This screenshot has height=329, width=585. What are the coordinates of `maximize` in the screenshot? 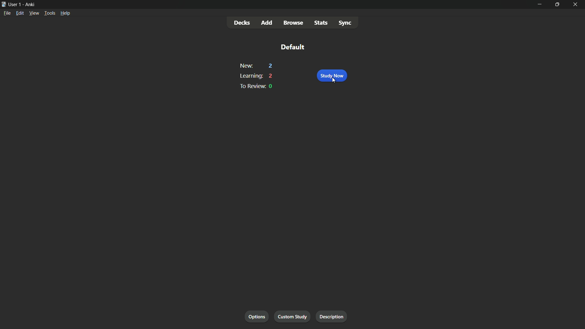 It's located at (557, 5).